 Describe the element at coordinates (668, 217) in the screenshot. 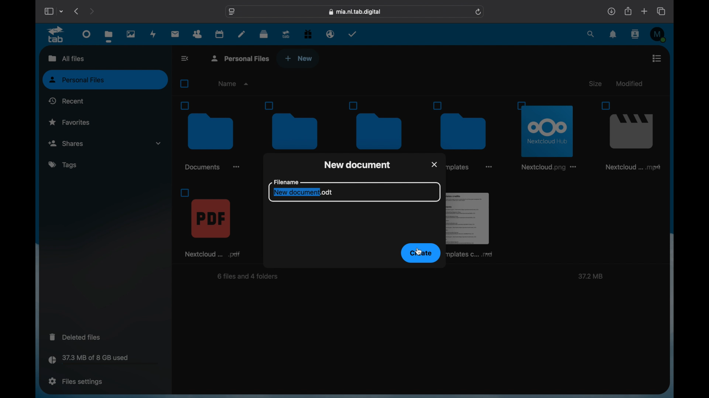

I see `scroll box` at that location.